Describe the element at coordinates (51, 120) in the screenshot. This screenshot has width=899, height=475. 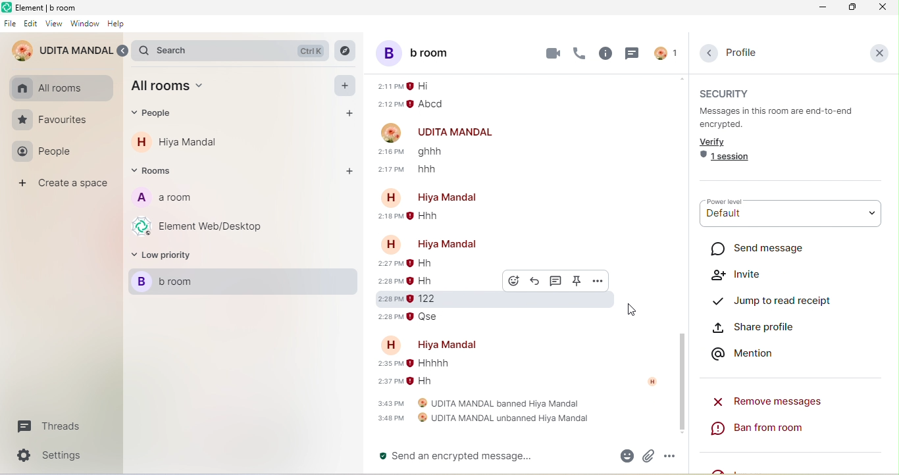
I see `favourites` at that location.